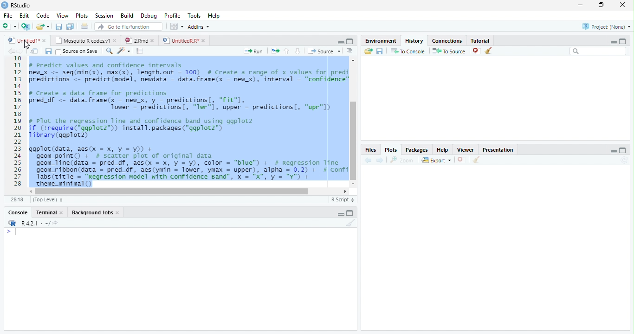  What do you see at coordinates (43, 16) in the screenshot?
I see `Code` at bounding box center [43, 16].